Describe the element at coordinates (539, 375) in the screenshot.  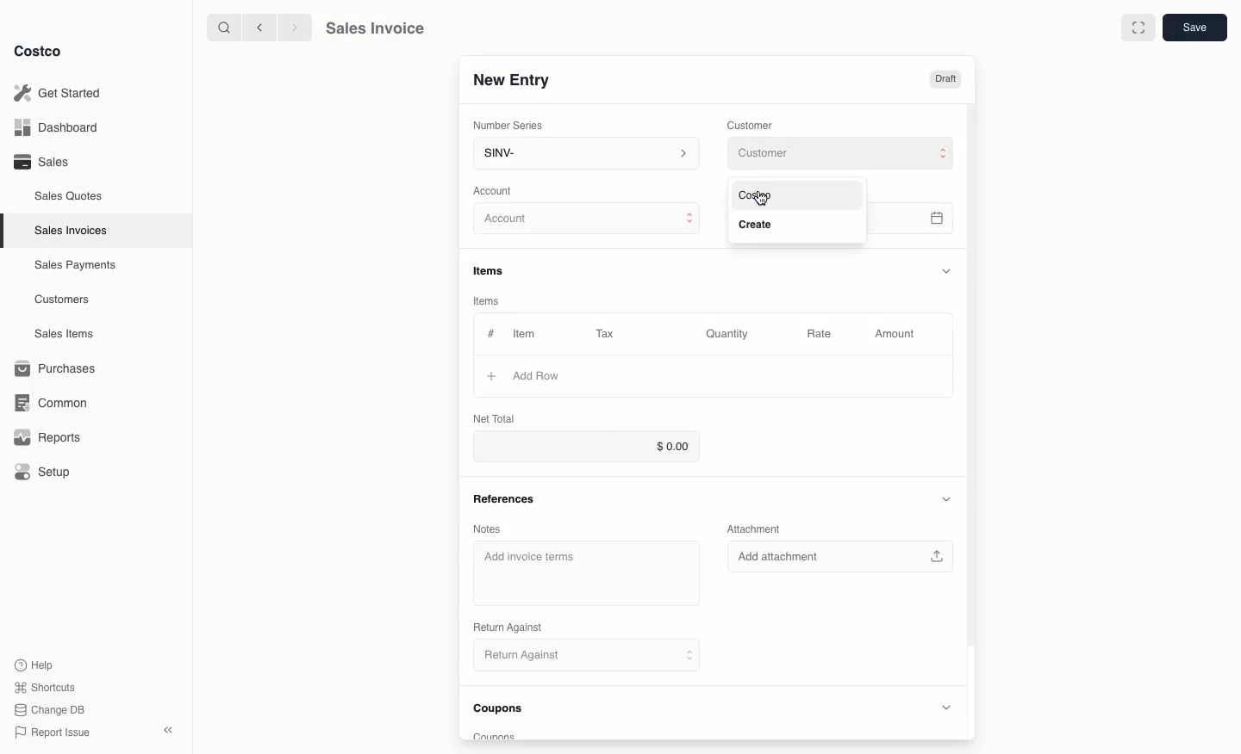
I see `‘Add Row` at that location.